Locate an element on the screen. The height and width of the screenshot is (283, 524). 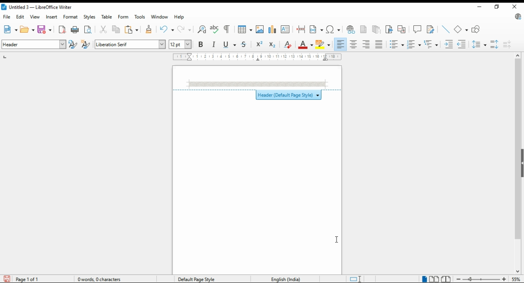
increase paragraph spacing is located at coordinates (495, 44).